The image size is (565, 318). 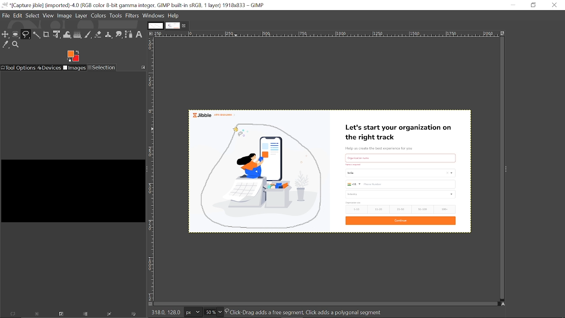 What do you see at coordinates (554, 5) in the screenshot?
I see `Close` at bounding box center [554, 5].